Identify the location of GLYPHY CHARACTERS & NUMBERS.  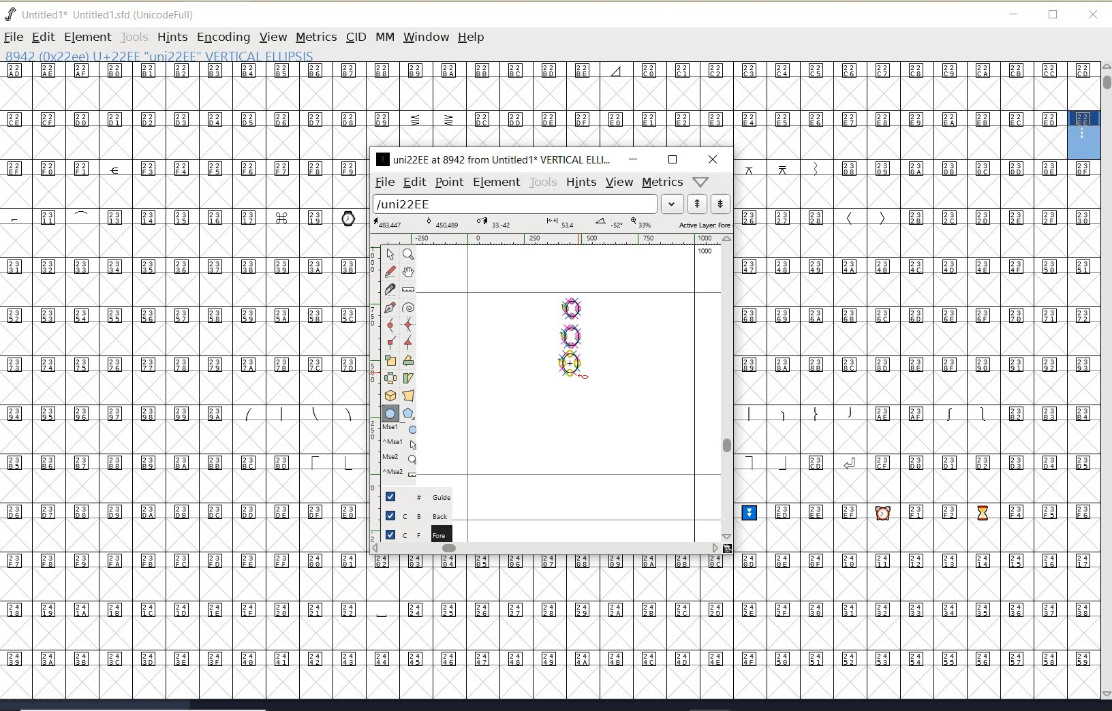
(533, 105).